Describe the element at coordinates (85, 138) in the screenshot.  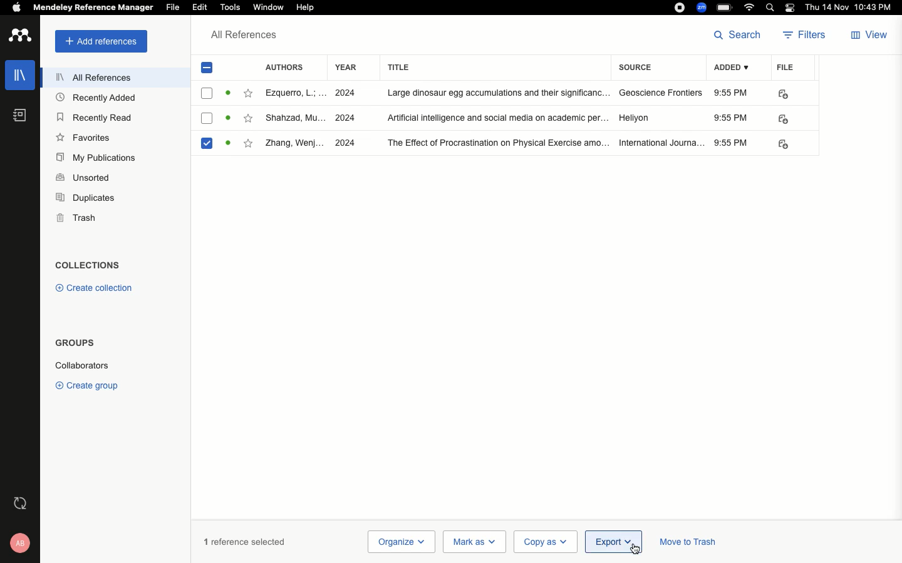
I see `Favorites` at that location.